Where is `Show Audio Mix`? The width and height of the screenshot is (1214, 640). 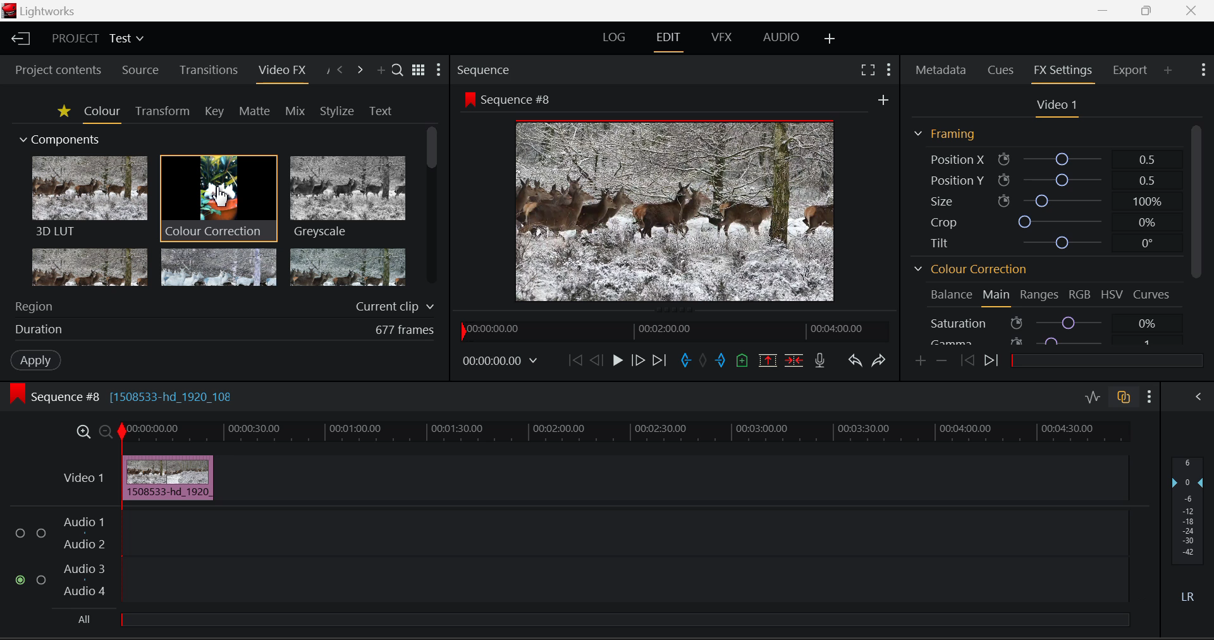 Show Audio Mix is located at coordinates (1198, 397).